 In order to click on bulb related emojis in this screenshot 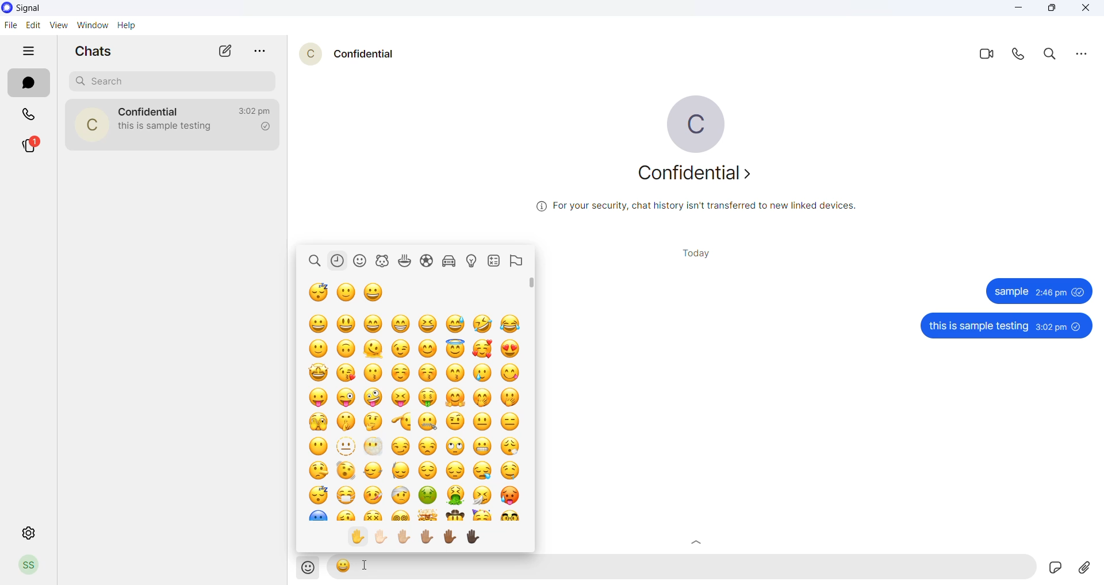, I will do `click(474, 262)`.